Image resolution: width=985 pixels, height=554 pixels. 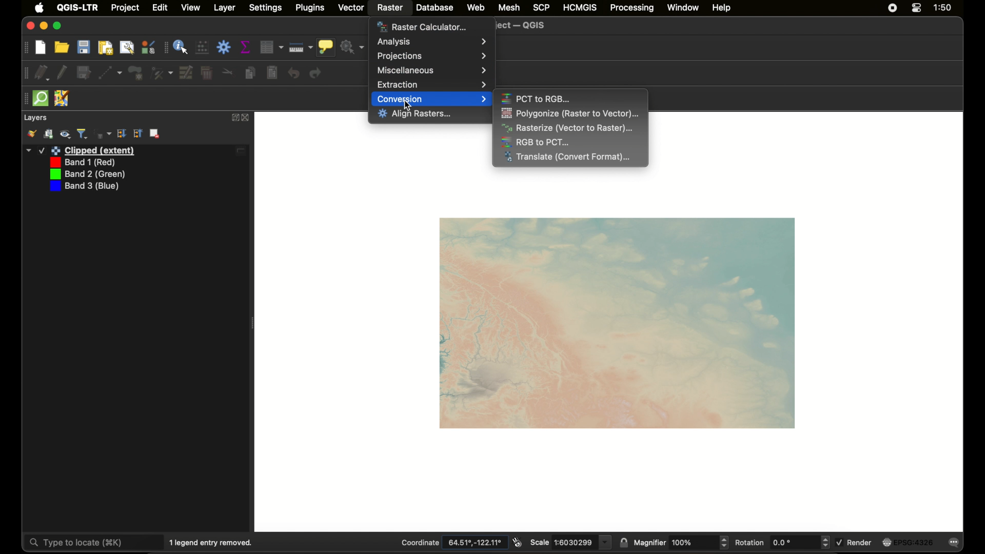 What do you see at coordinates (633, 8) in the screenshot?
I see `processing` at bounding box center [633, 8].